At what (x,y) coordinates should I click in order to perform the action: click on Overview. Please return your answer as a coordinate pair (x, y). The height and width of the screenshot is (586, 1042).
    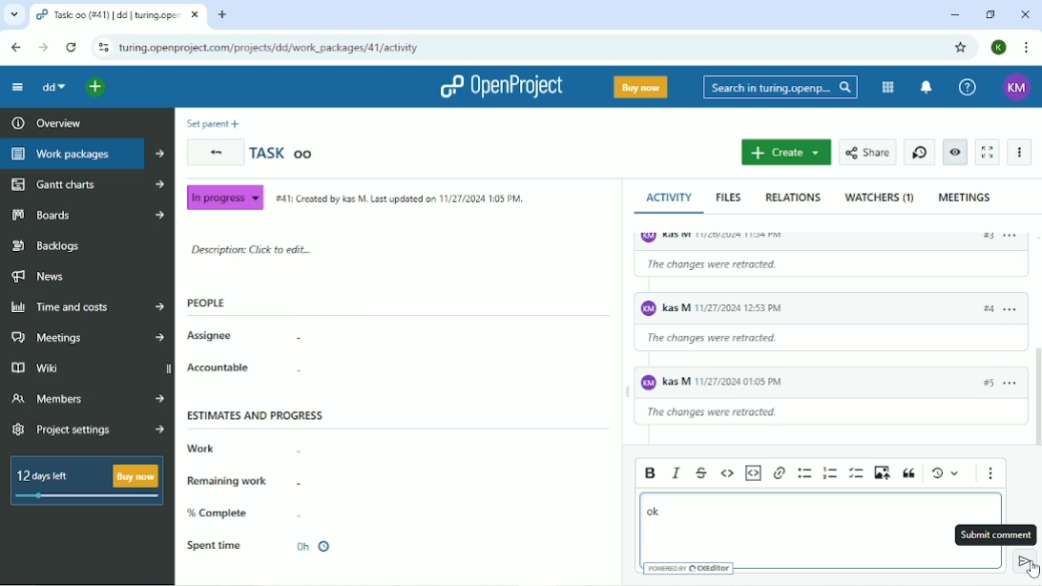
    Looking at the image, I should click on (44, 122).